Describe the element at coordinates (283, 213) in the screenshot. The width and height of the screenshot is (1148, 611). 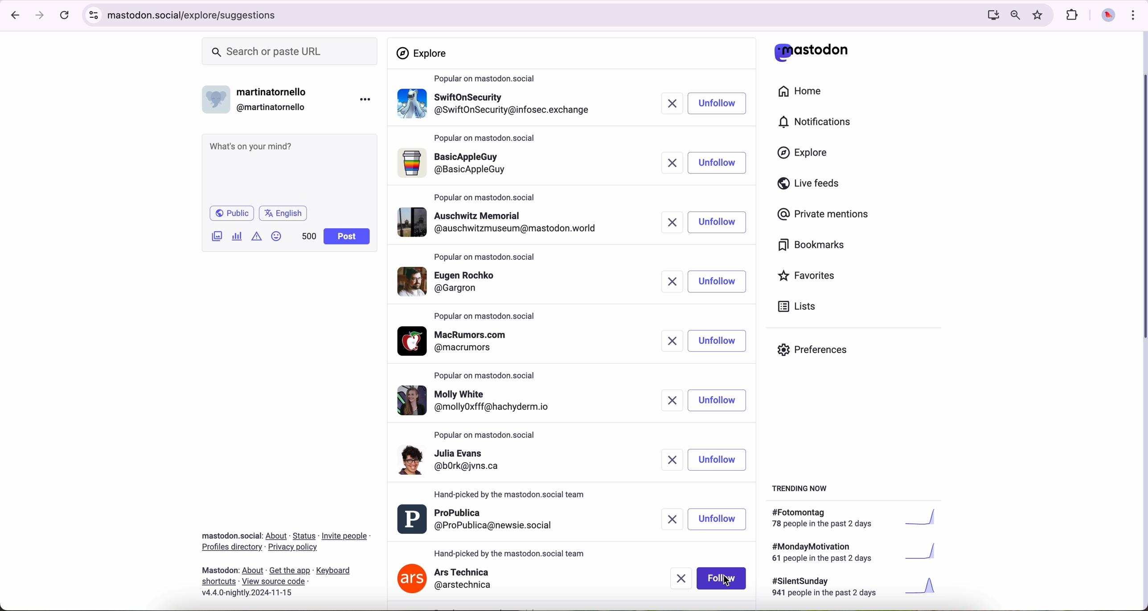
I see `language` at that location.